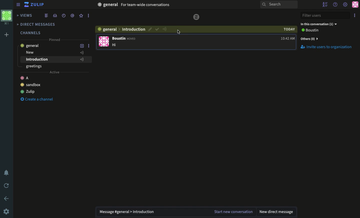 The image size is (360, 218). What do you see at coordinates (354, 15) in the screenshot?
I see `Option ` at bounding box center [354, 15].